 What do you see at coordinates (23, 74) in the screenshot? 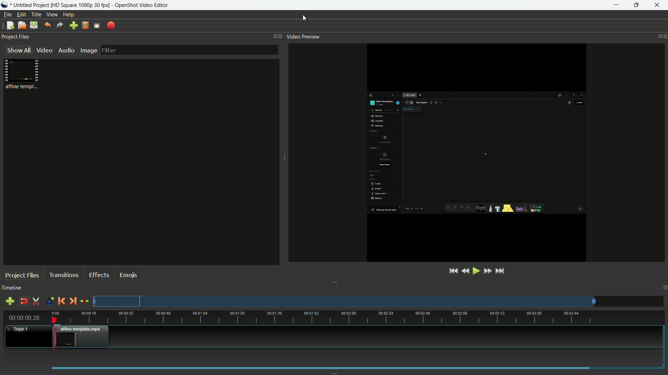
I see `project file` at bounding box center [23, 74].